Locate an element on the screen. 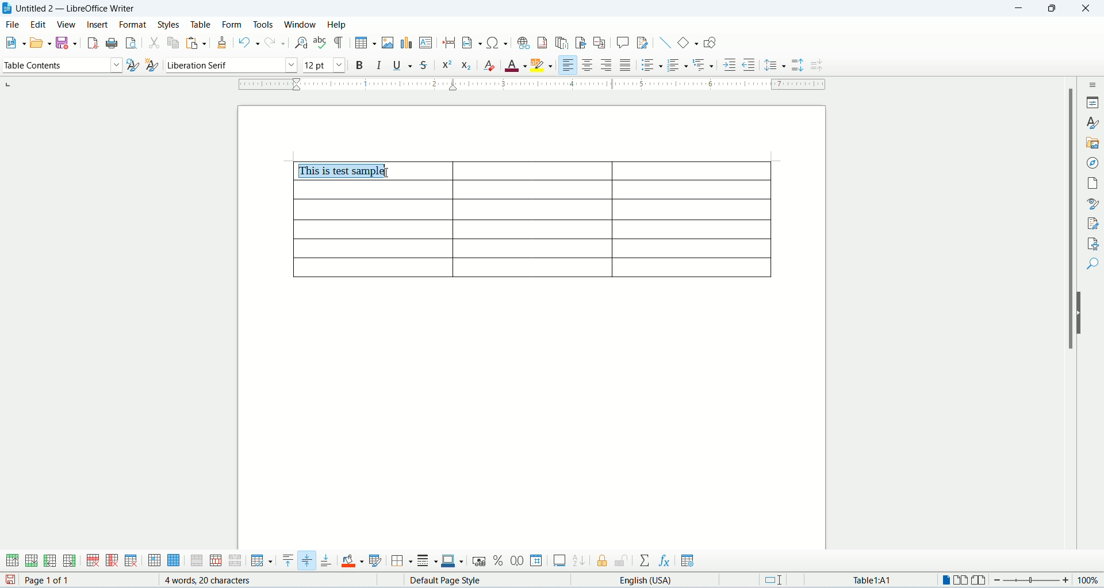 The height and width of the screenshot is (588, 1104). insert field is located at coordinates (471, 42).